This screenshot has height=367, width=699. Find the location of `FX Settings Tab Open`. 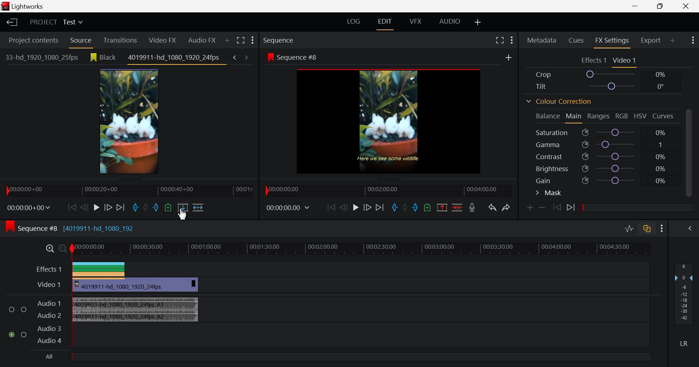

FX Settings Tab Open is located at coordinates (612, 41).